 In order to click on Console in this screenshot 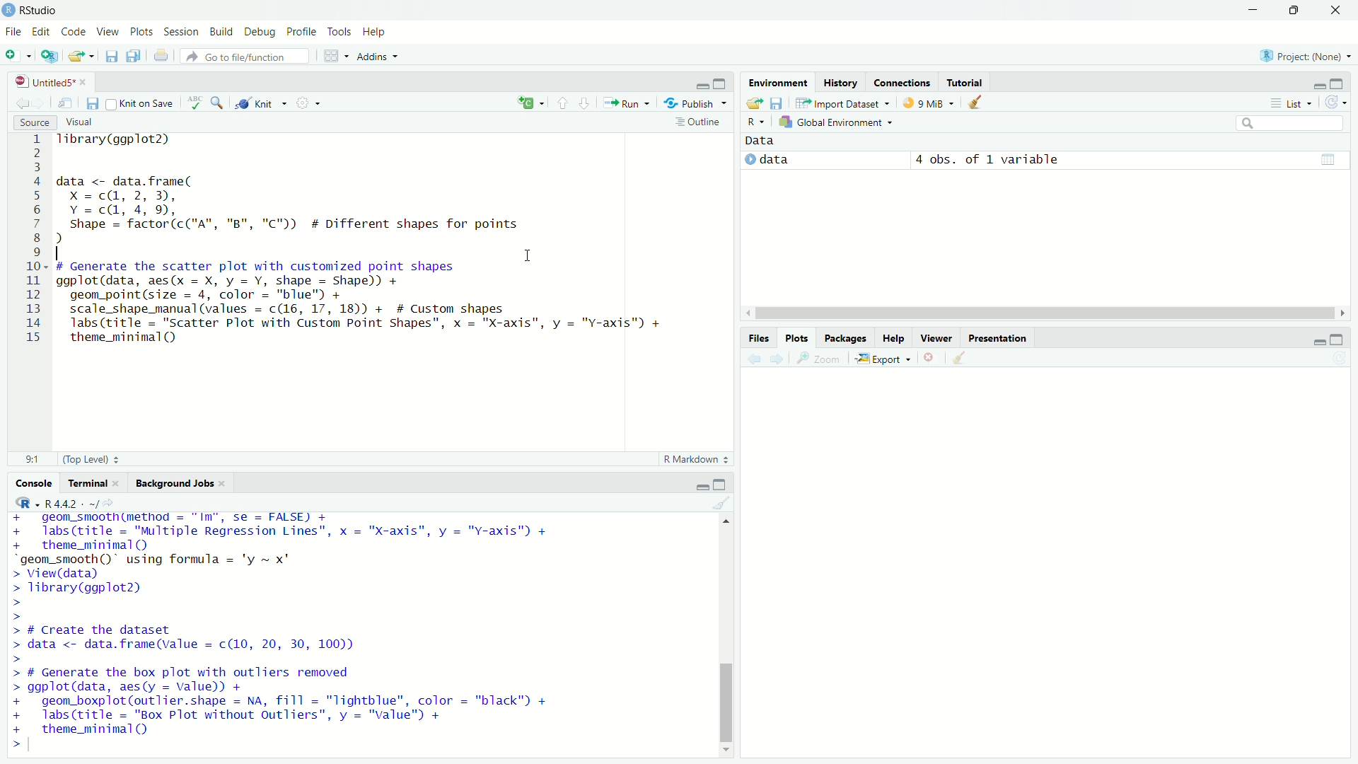, I will do `click(34, 483)`.